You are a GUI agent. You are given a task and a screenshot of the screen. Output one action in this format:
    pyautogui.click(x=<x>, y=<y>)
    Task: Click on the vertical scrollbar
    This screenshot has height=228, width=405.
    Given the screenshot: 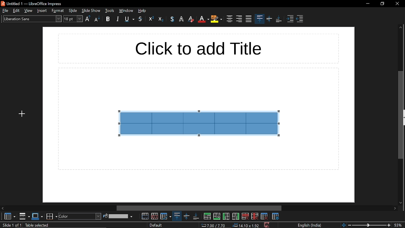 What is the action you would take?
    pyautogui.click(x=400, y=115)
    